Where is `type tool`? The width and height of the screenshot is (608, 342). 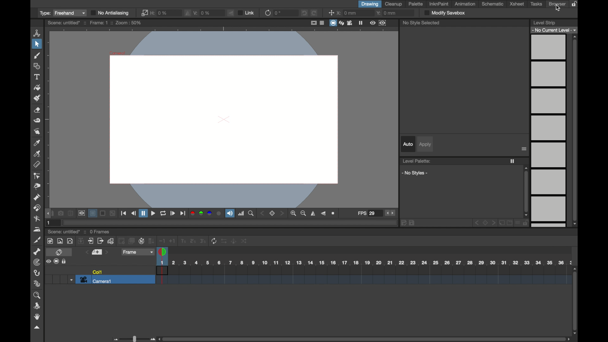
type tool is located at coordinates (38, 77).